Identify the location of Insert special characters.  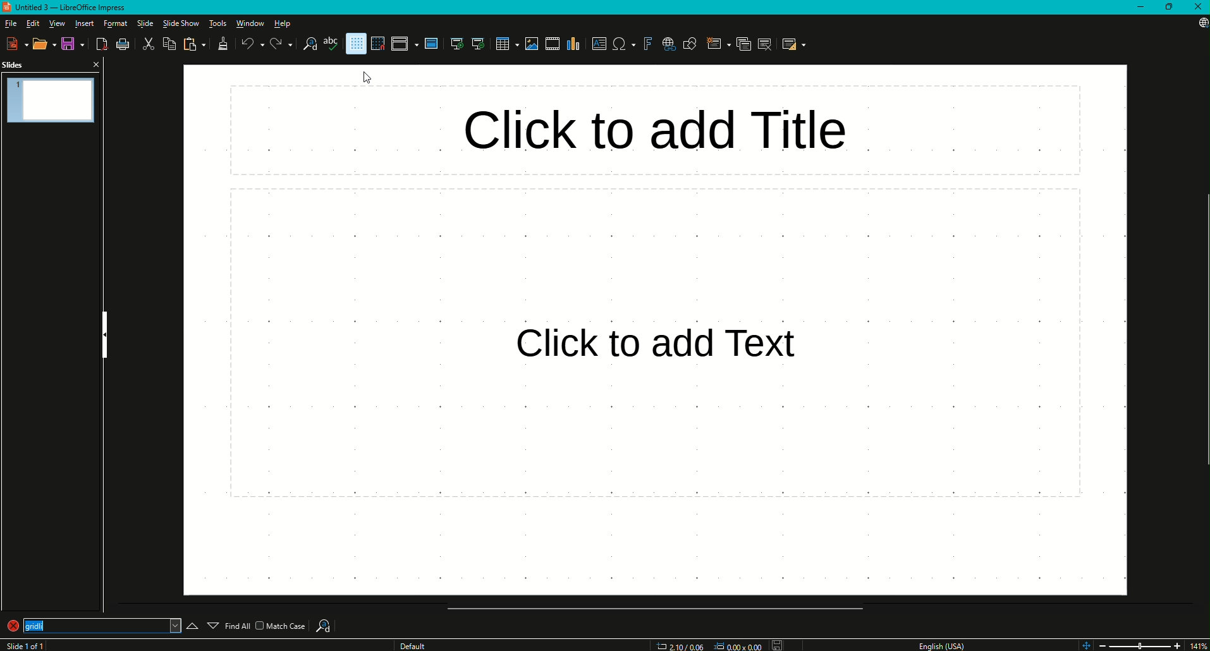
(621, 44).